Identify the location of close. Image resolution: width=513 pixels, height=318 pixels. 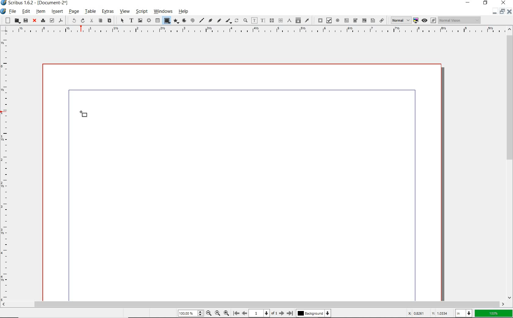
(510, 12).